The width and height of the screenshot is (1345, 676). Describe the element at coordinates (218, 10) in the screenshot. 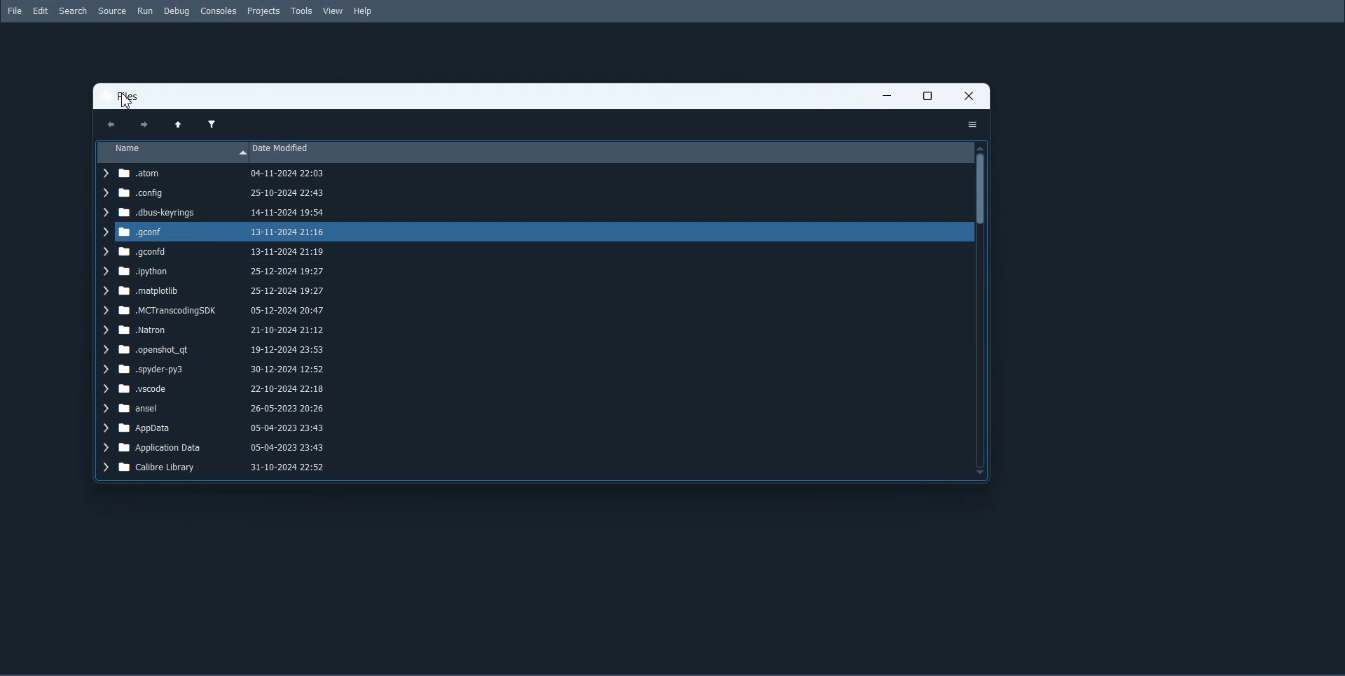

I see `Consoles` at that location.